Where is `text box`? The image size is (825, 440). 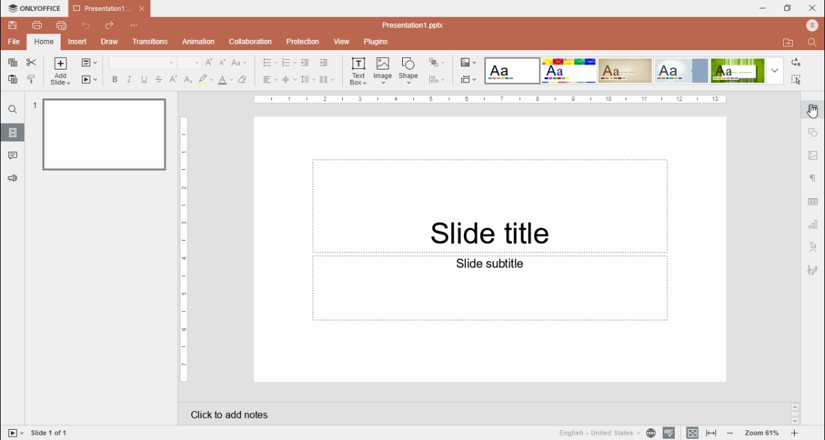 text box is located at coordinates (489, 206).